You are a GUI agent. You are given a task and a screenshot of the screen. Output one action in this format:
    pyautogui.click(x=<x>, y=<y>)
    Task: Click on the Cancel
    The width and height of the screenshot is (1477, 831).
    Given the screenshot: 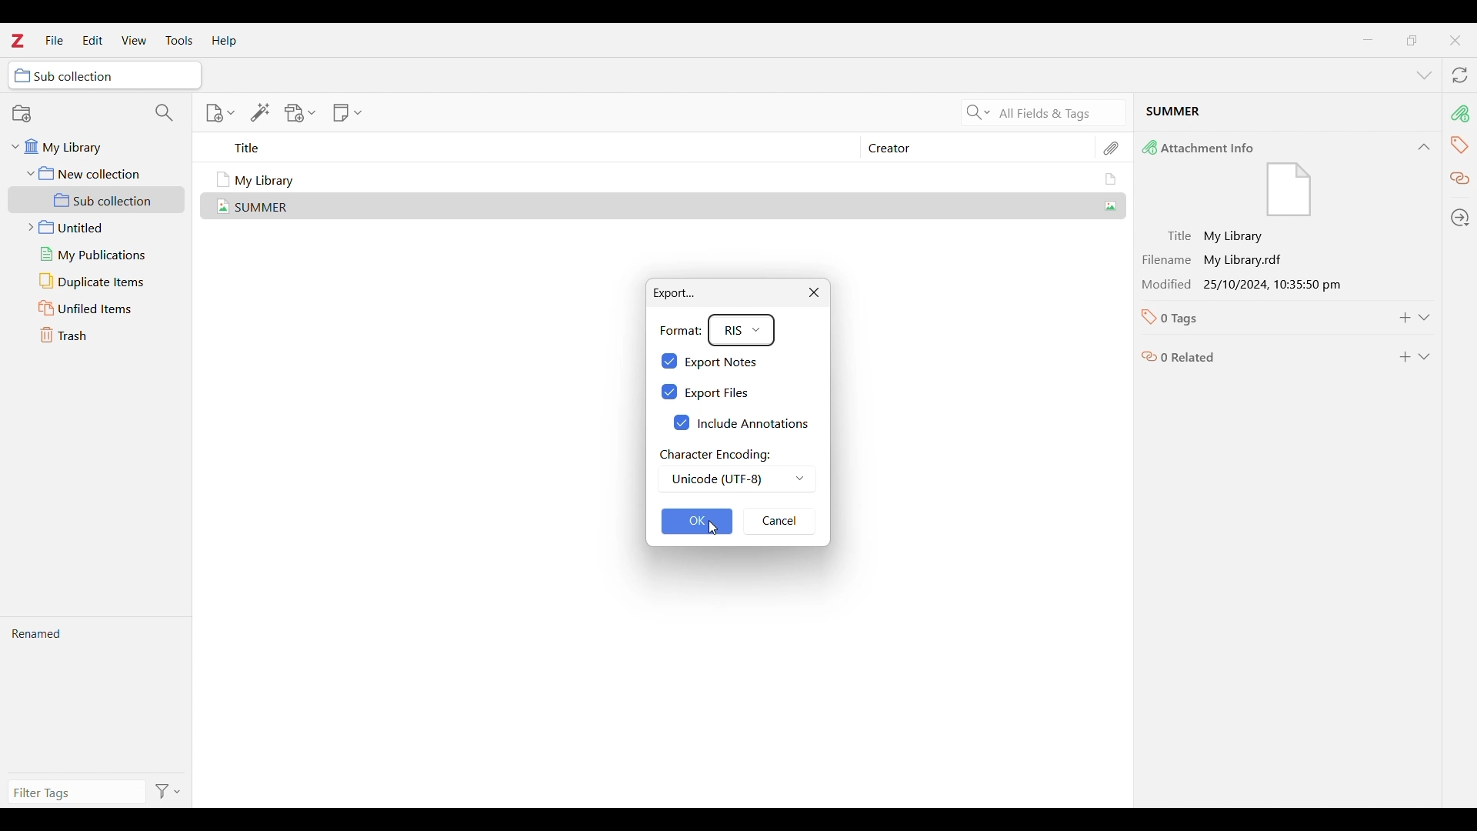 What is the action you would take?
    pyautogui.click(x=779, y=522)
    